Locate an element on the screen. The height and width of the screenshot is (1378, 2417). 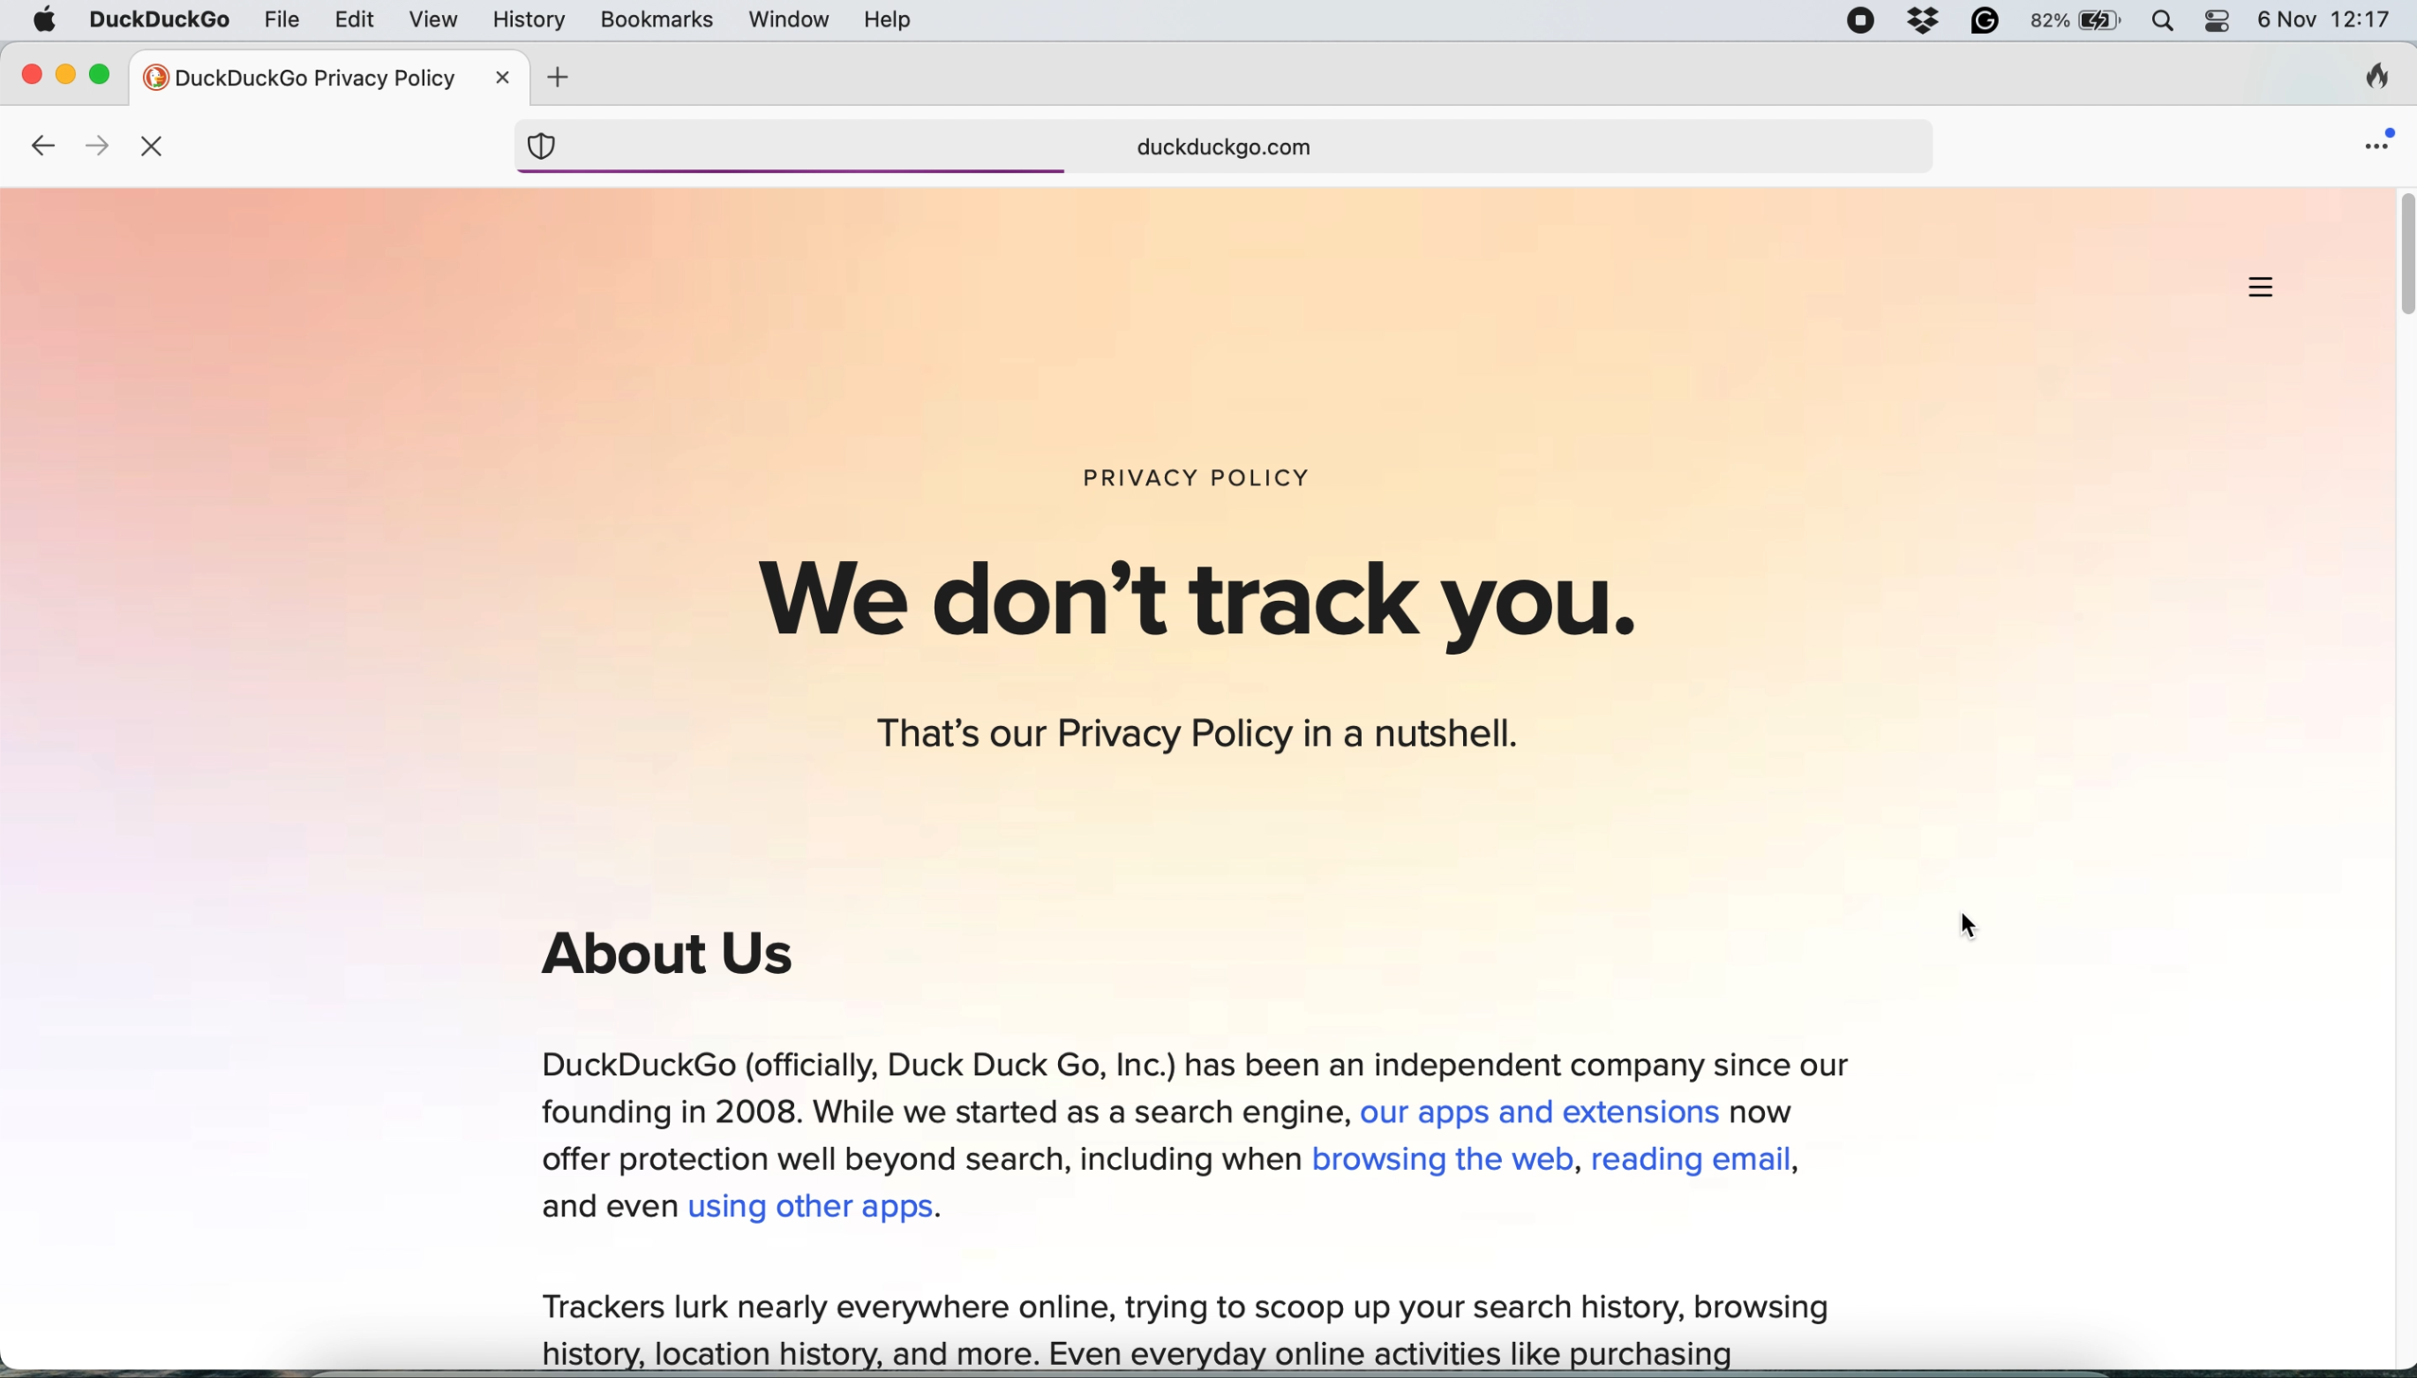
new tab is located at coordinates (293, 77).